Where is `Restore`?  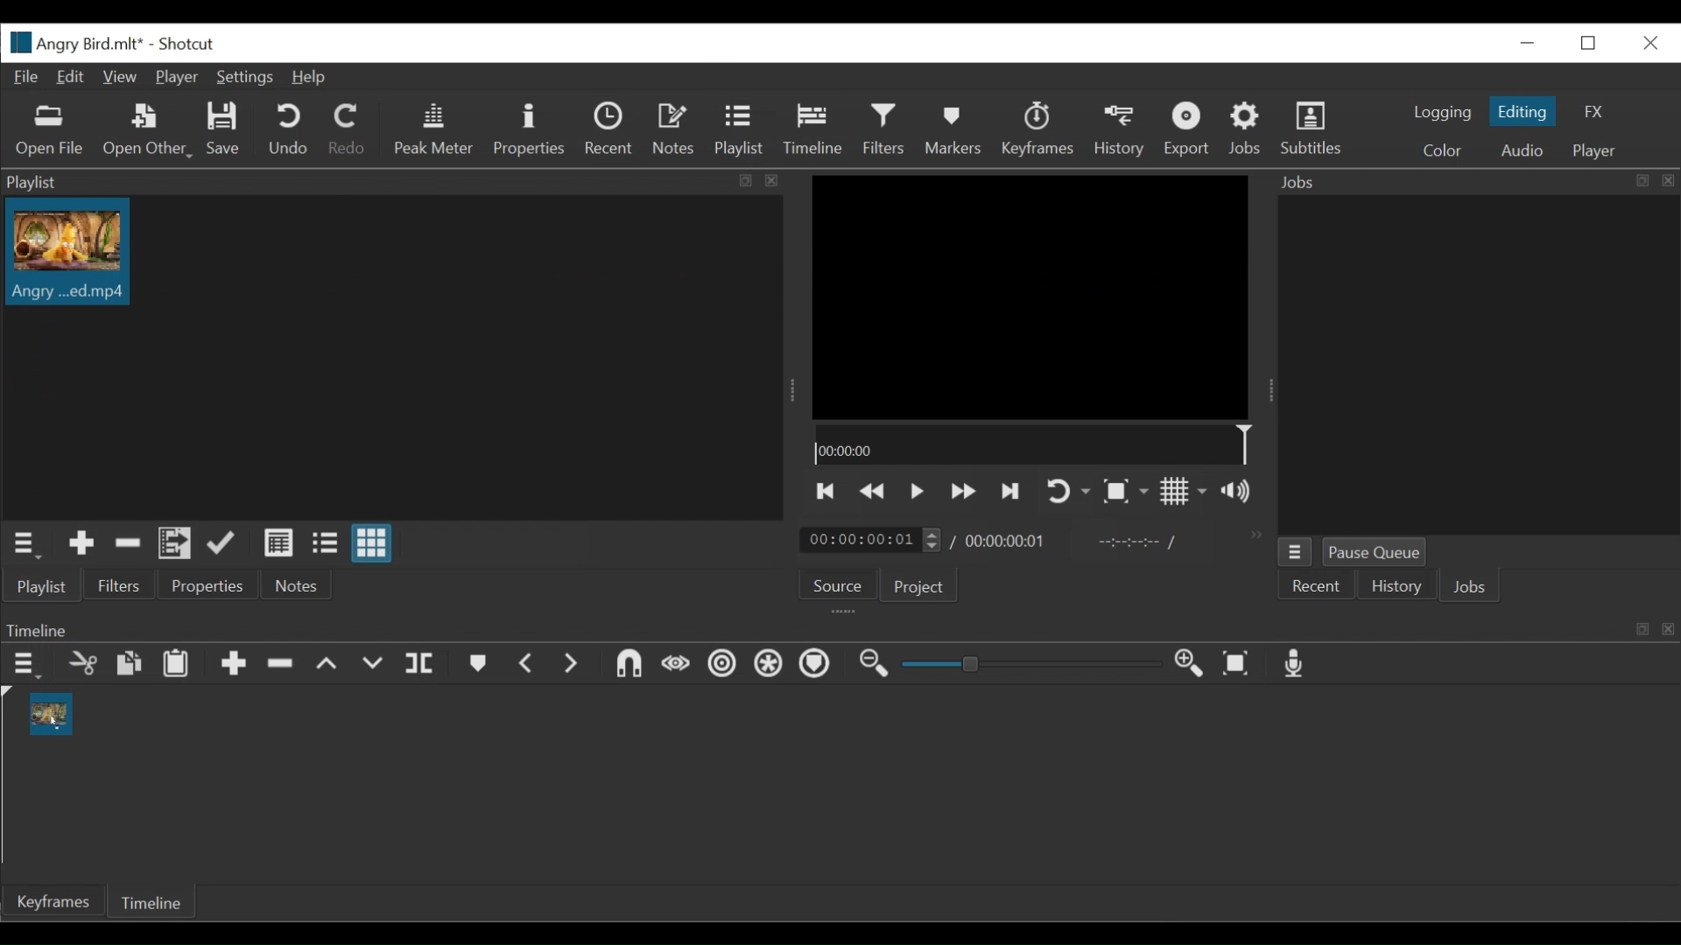 Restore is located at coordinates (1591, 42).